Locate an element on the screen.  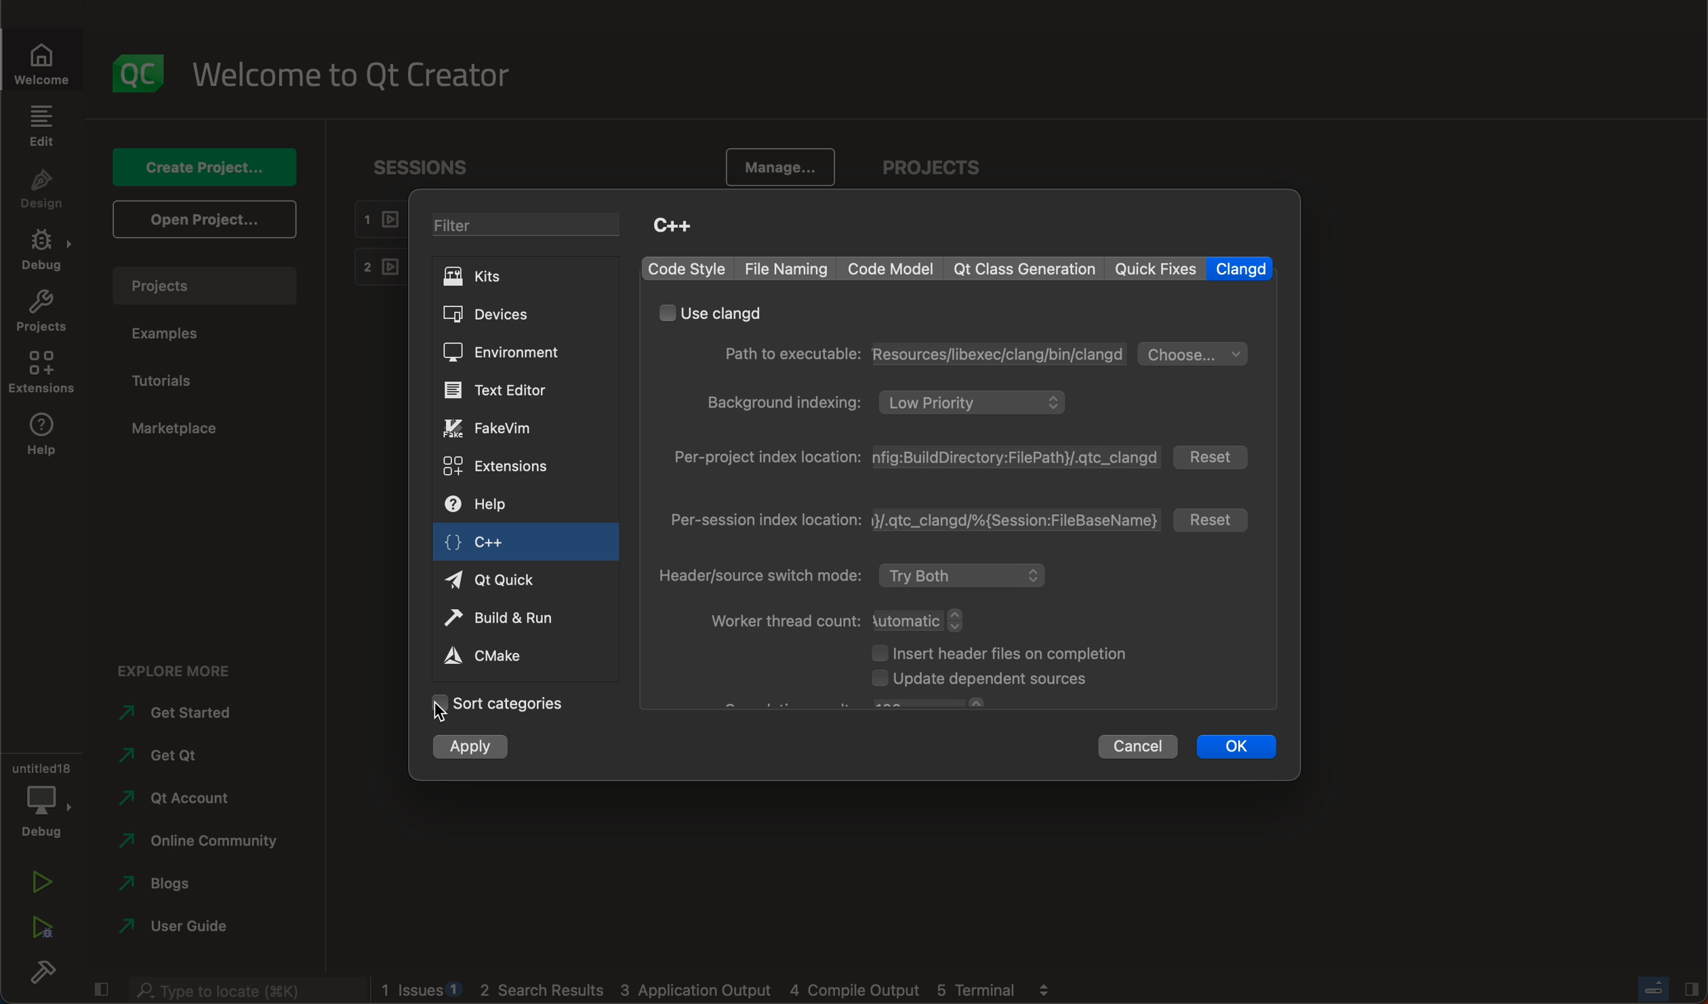
per session location is located at coordinates (912, 519).